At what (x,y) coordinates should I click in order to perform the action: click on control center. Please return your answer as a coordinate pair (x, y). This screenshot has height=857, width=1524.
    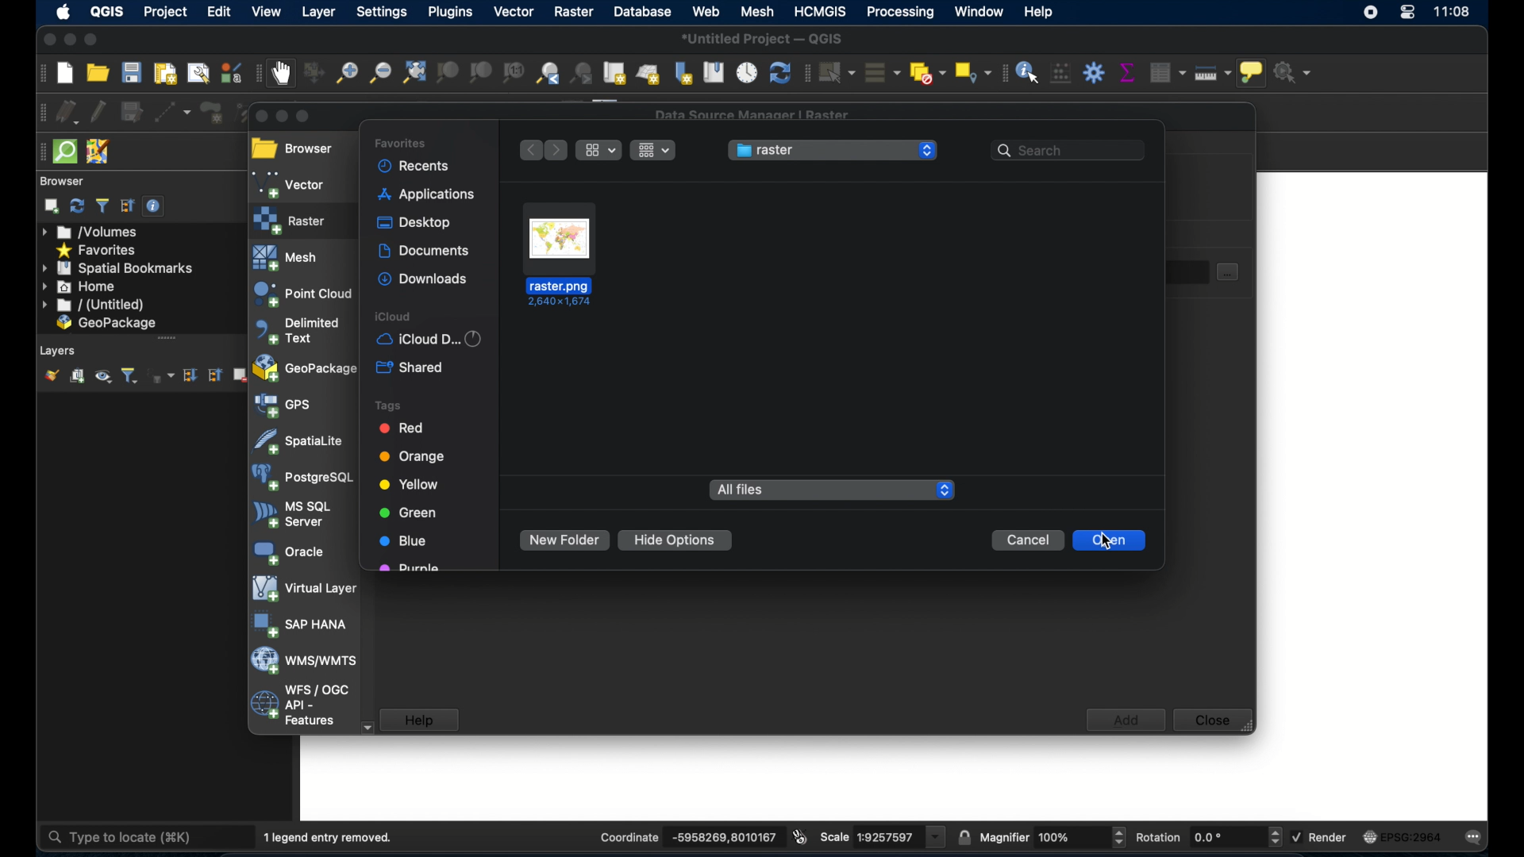
    Looking at the image, I should click on (1407, 16).